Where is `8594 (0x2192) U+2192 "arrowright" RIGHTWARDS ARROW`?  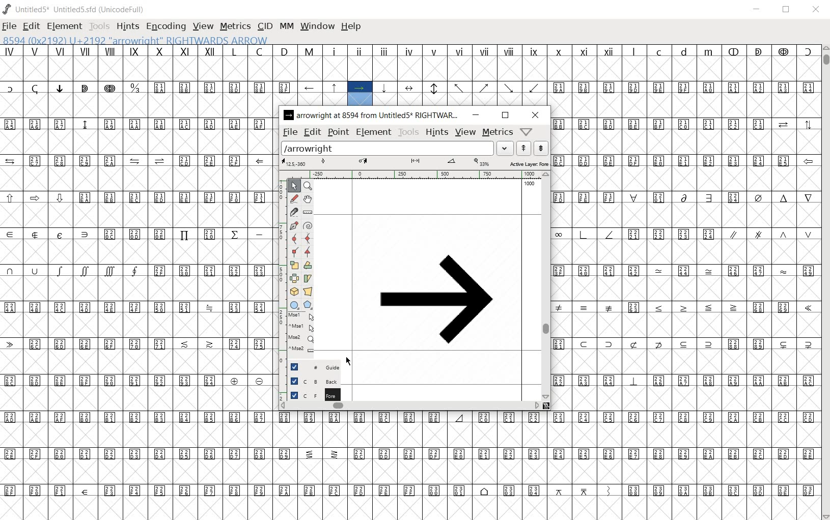 8594 (0x2192) U+2192 "arrowright" RIGHTWARDS ARROW is located at coordinates (135, 39).